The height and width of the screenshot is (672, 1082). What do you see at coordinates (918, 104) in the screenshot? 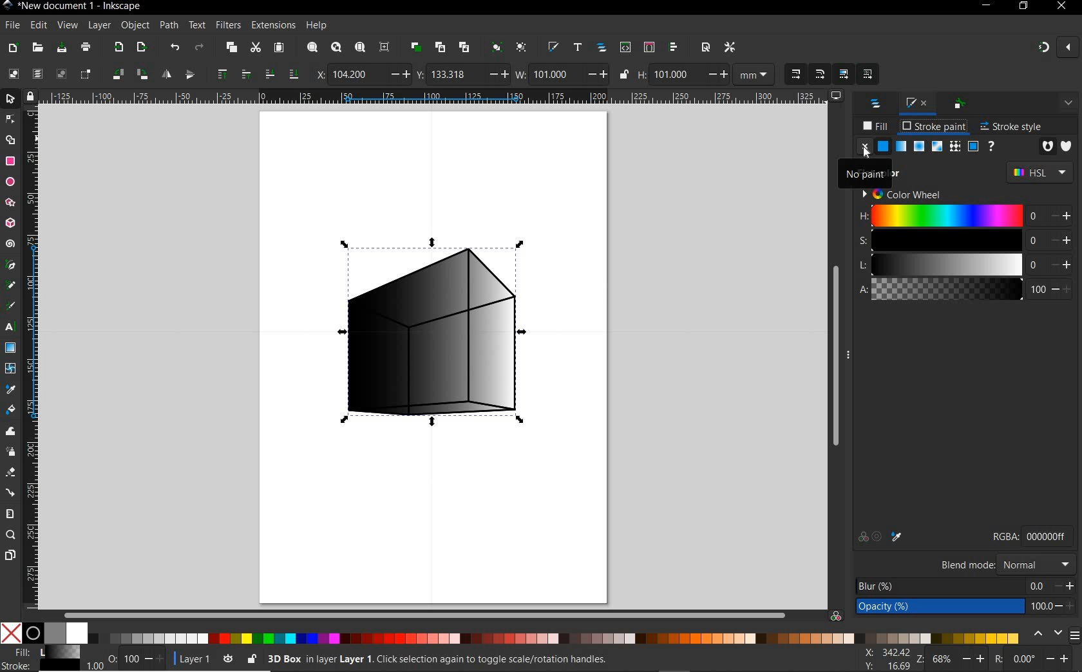
I see `FILL AND STROKE` at bounding box center [918, 104].